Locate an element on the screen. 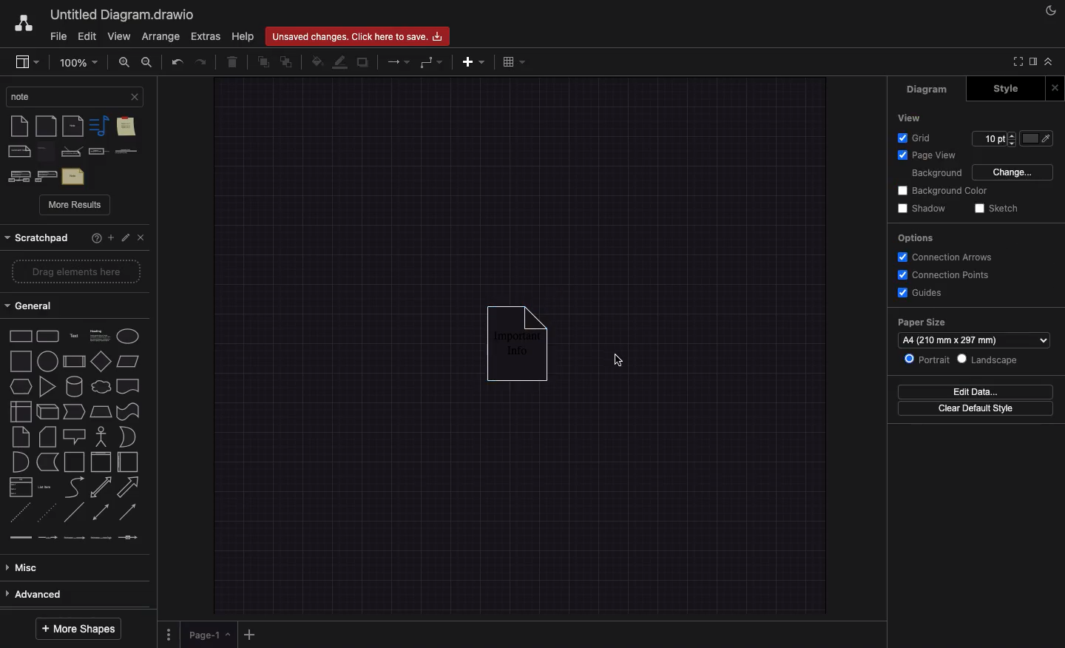 The image size is (1065, 648). misc is located at coordinates (70, 567).